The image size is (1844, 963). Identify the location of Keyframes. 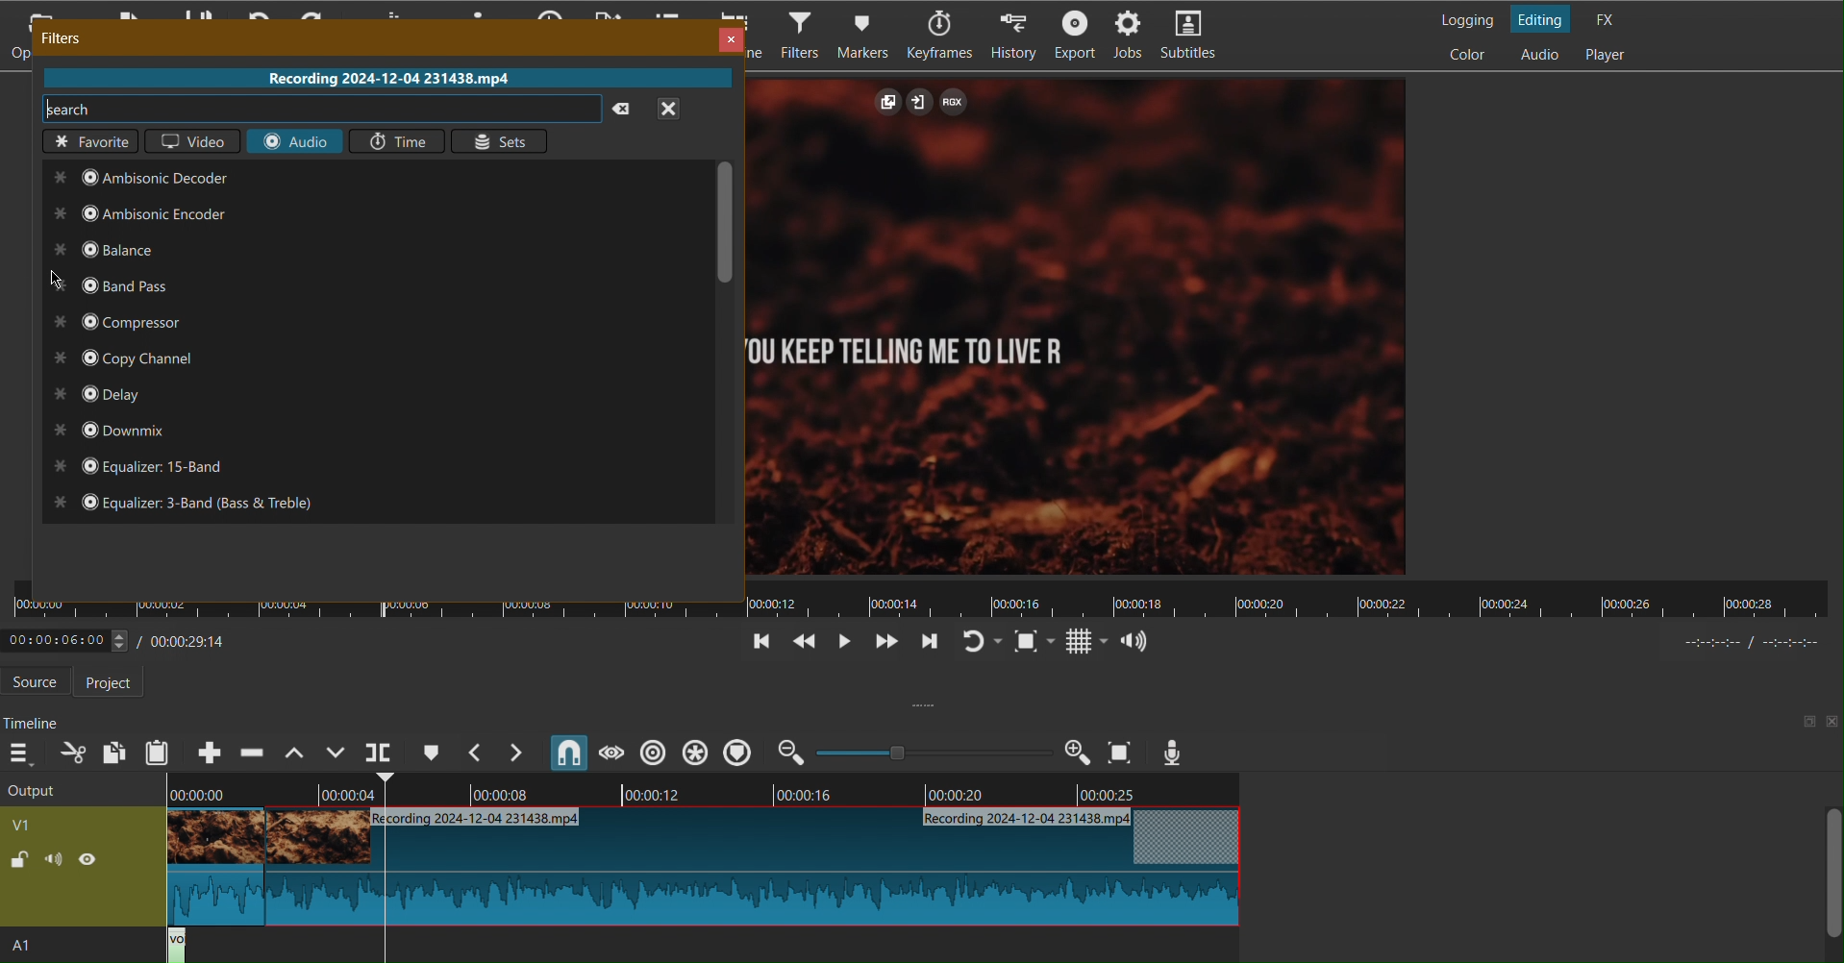
(945, 36).